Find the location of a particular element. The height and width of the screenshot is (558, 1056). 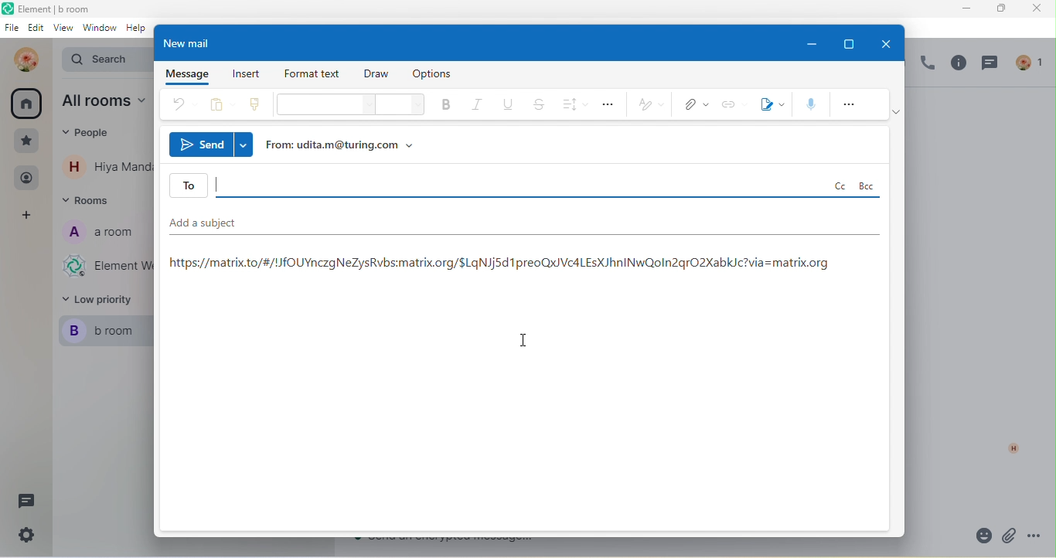

contact is located at coordinates (106, 166).